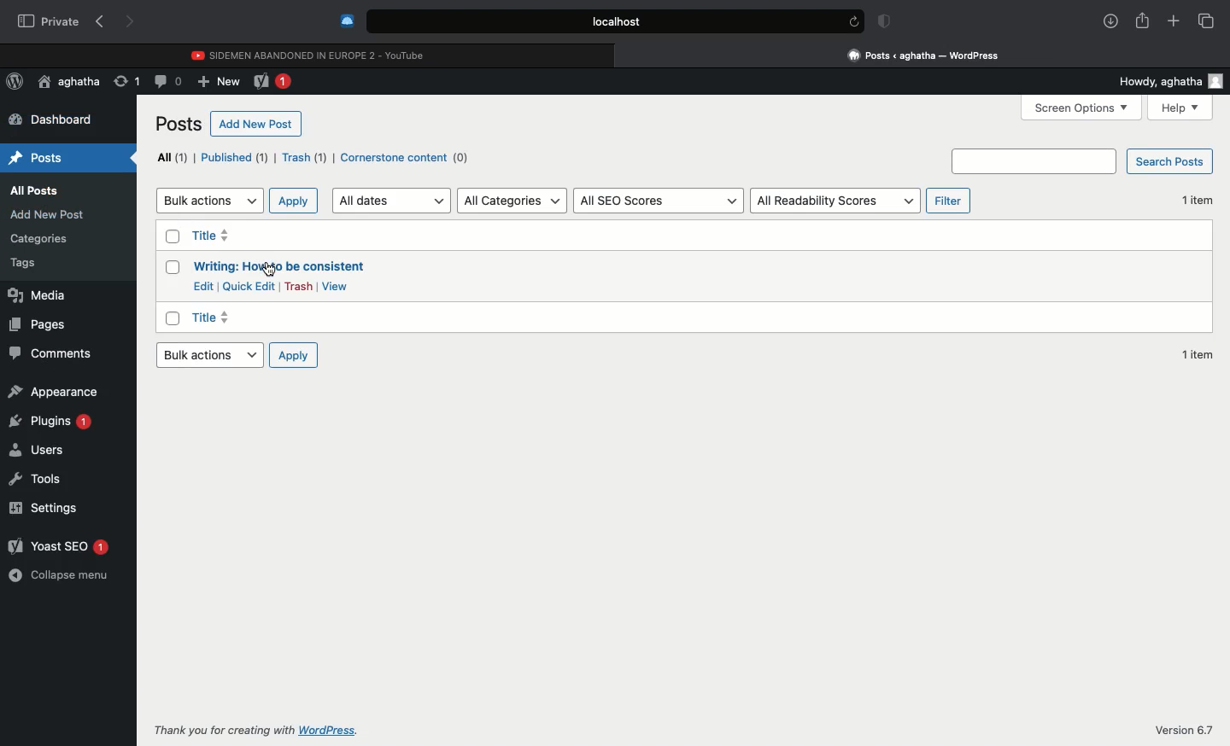 The width and height of the screenshot is (1230, 746). What do you see at coordinates (52, 215) in the screenshot?
I see `add new post` at bounding box center [52, 215].